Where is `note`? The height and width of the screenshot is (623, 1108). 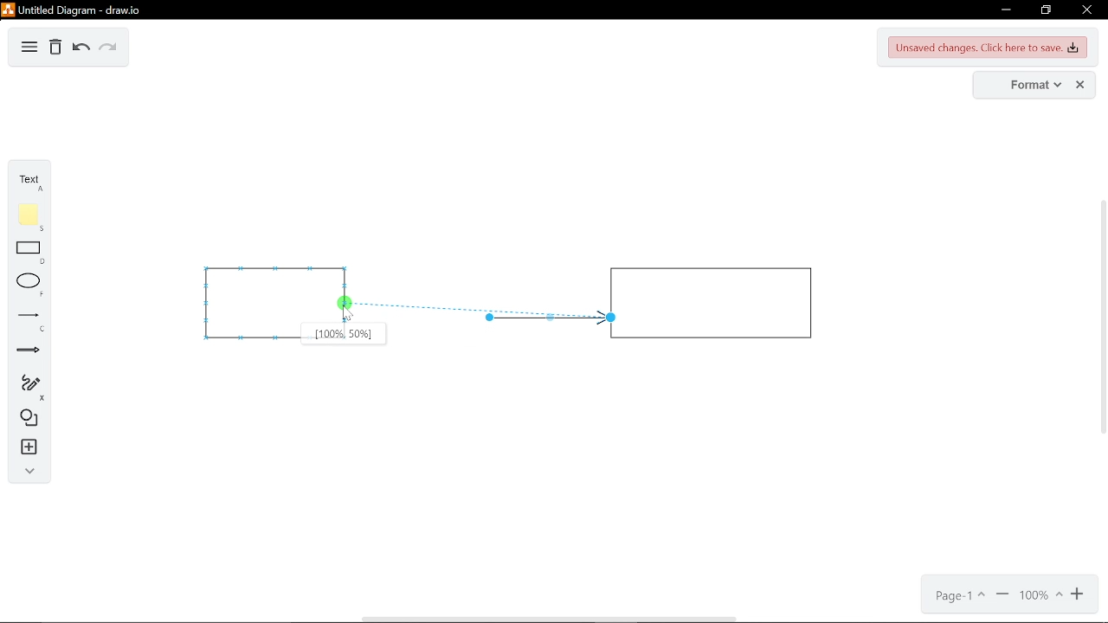
note is located at coordinates (28, 216).